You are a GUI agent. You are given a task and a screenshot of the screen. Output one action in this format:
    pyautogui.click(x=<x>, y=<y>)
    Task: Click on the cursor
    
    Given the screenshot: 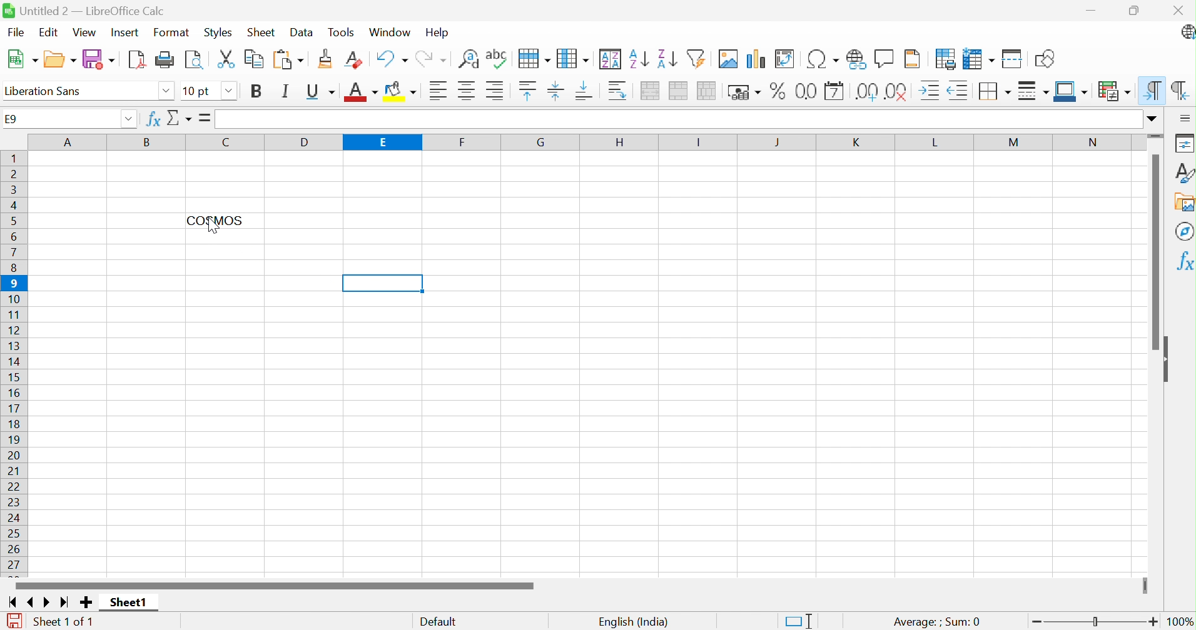 What is the action you would take?
    pyautogui.click(x=215, y=229)
    